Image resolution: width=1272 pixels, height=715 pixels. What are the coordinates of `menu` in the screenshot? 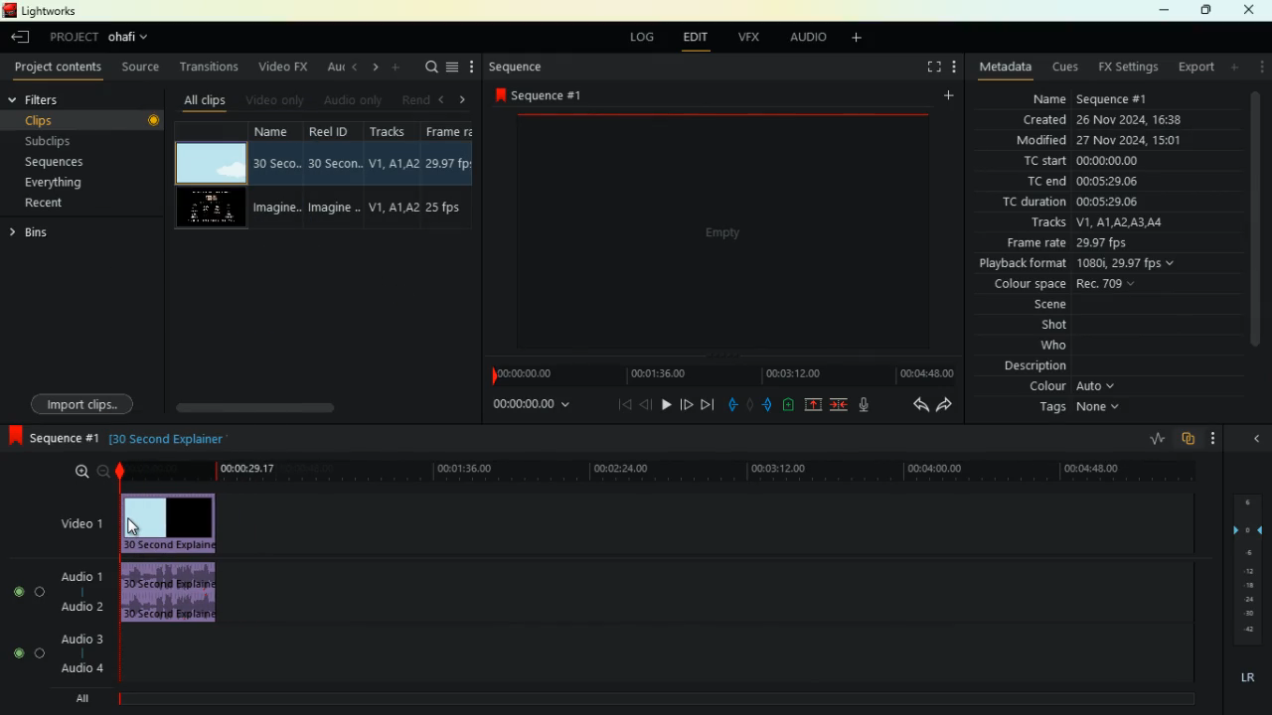 It's located at (453, 69).